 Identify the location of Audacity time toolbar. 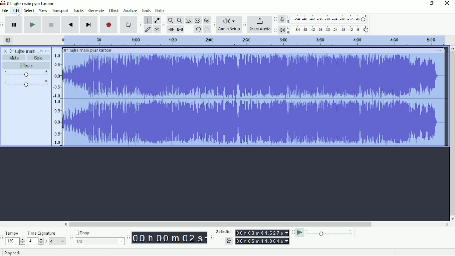
(128, 237).